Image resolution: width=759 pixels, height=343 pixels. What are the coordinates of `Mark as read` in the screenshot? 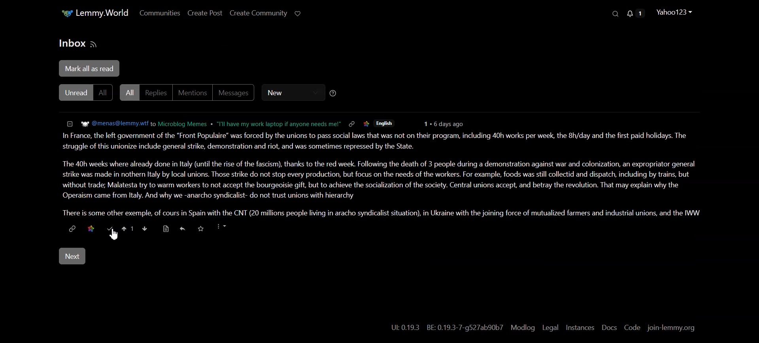 It's located at (111, 228).